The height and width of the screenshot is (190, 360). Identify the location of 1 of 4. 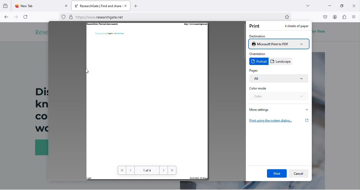
(147, 170).